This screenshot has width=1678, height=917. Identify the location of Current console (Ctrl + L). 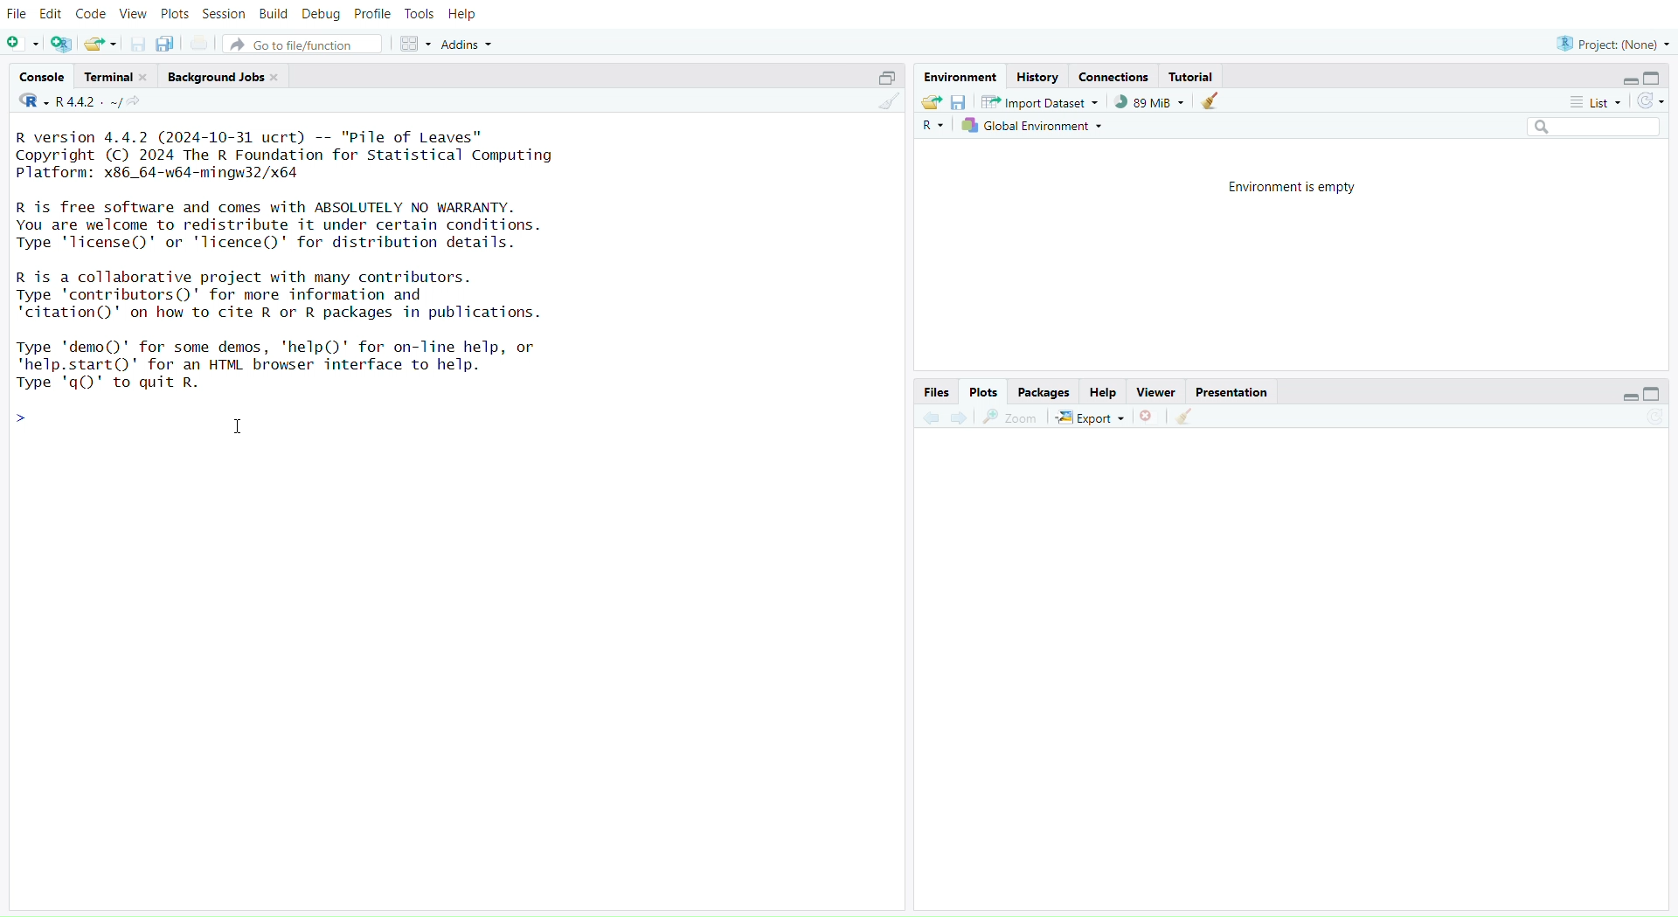
(1214, 104).